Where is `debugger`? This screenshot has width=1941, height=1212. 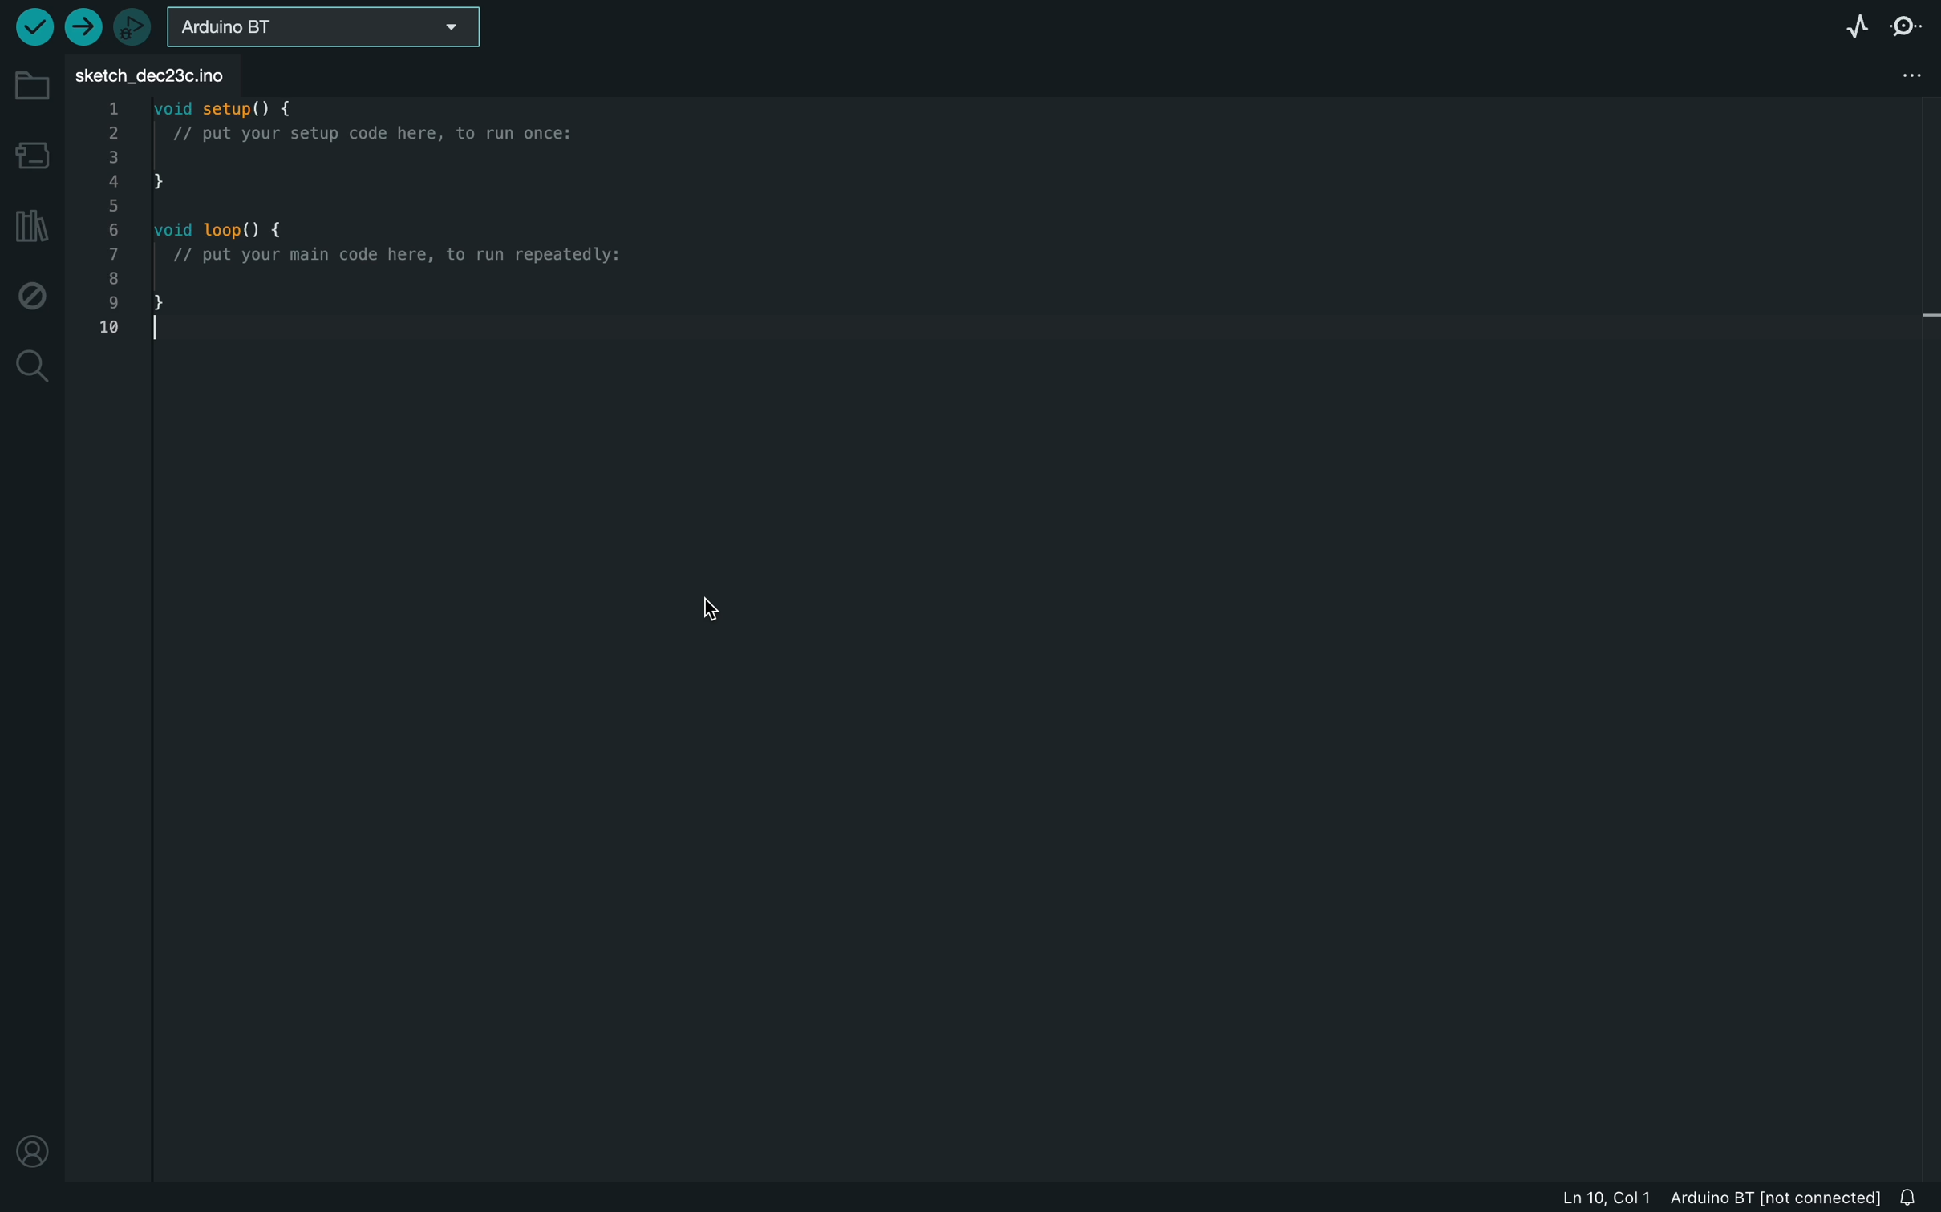 debugger is located at coordinates (135, 28).